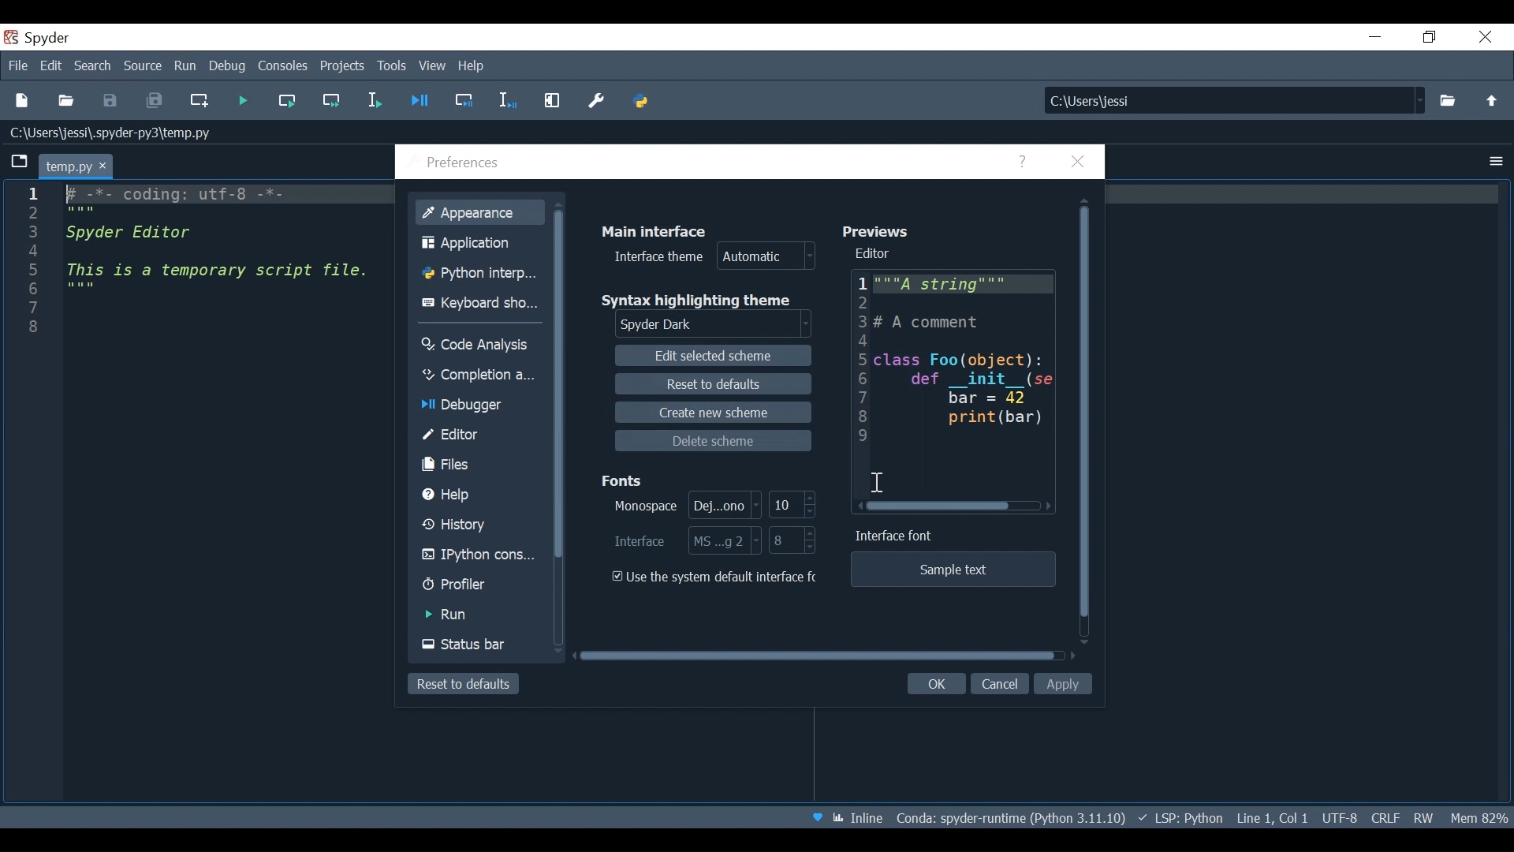  What do you see at coordinates (1475, 817) in the screenshot?
I see `Memory Usage` at bounding box center [1475, 817].